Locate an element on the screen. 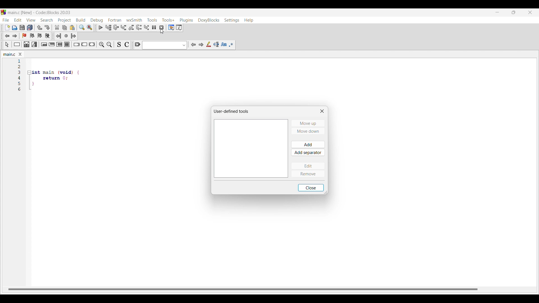 The width and height of the screenshot is (539, 303). Various info is located at coordinates (179, 27).